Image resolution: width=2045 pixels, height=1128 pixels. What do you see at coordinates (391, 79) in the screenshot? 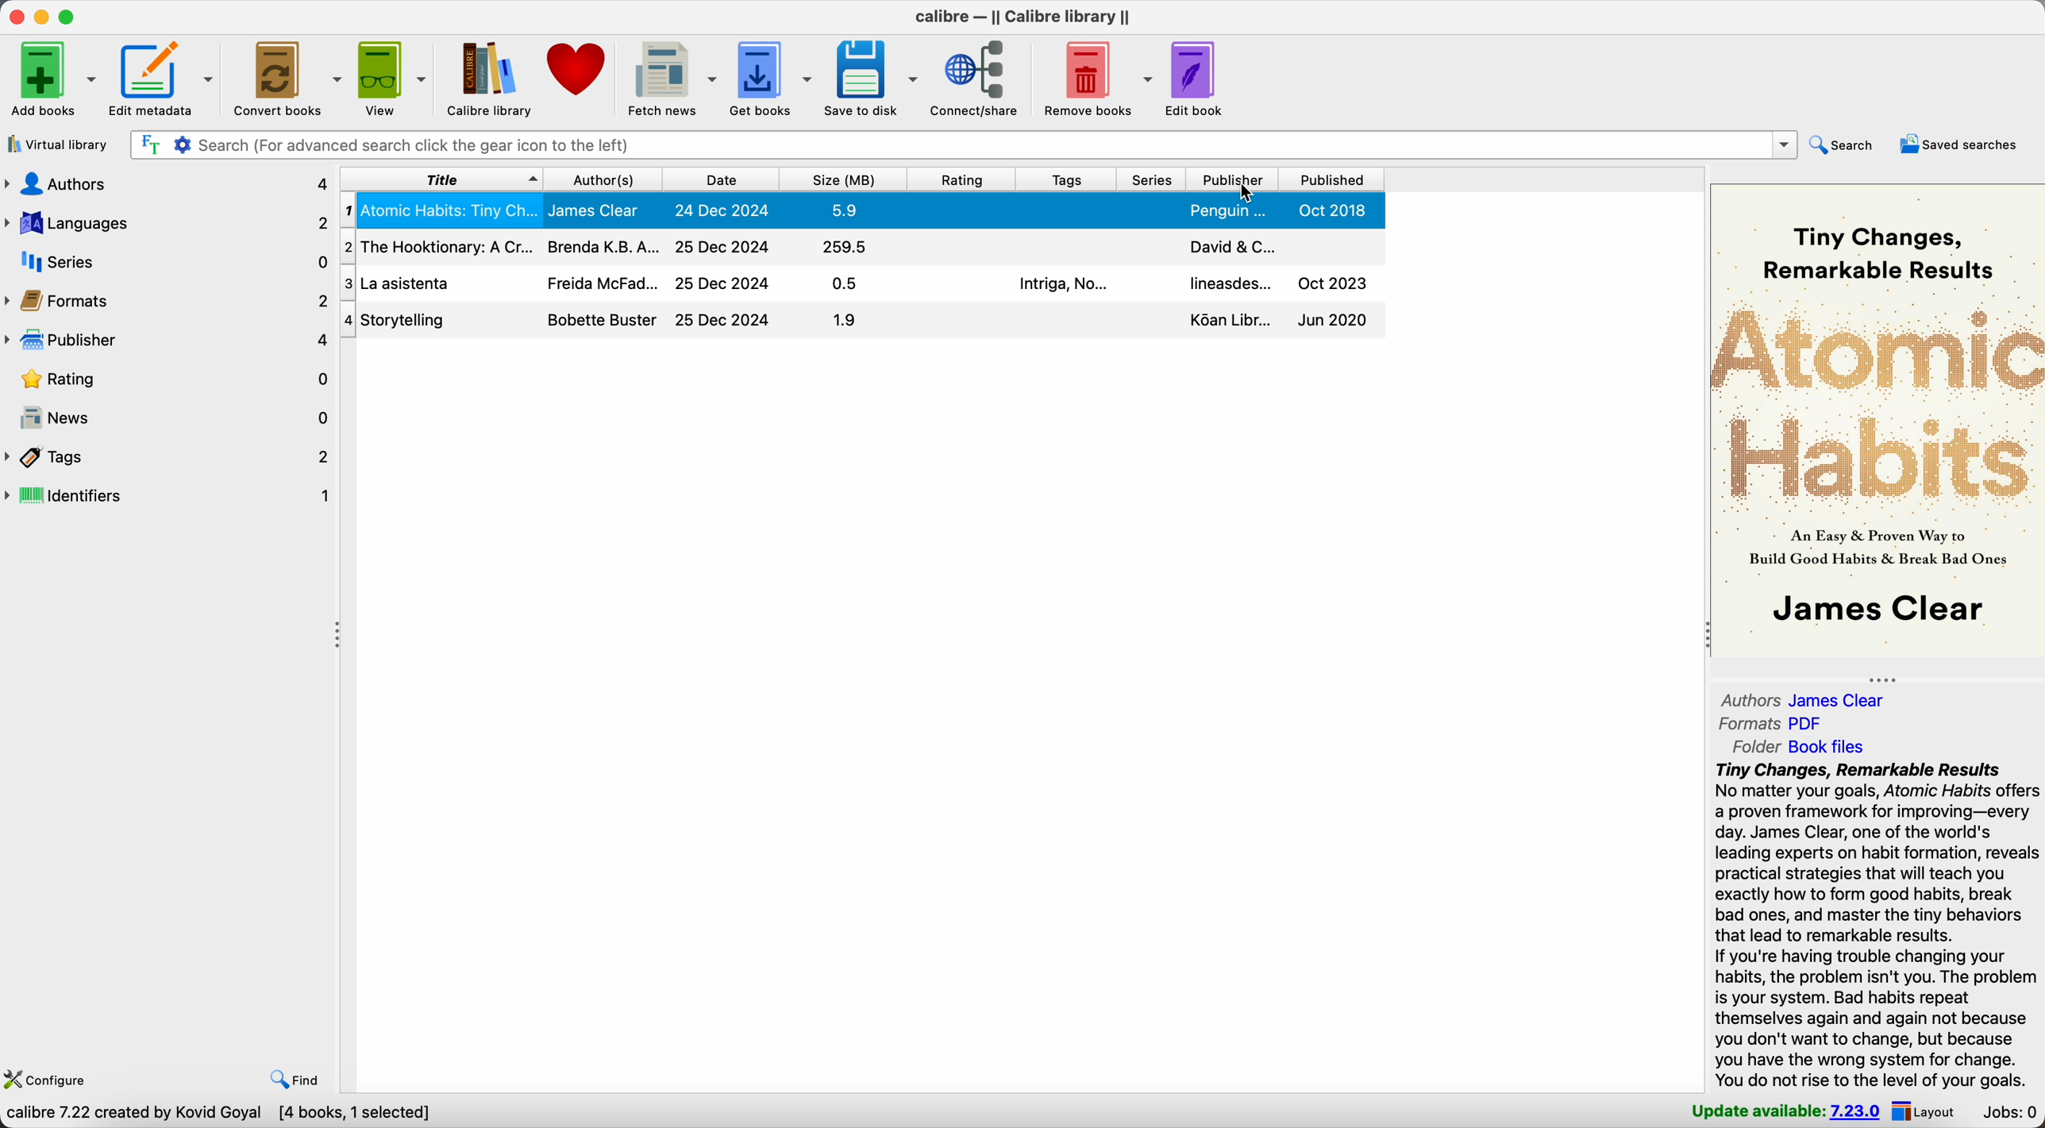
I see `view` at bounding box center [391, 79].